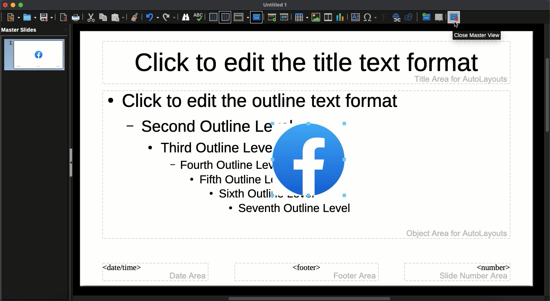  I want to click on New master, so click(427, 16).